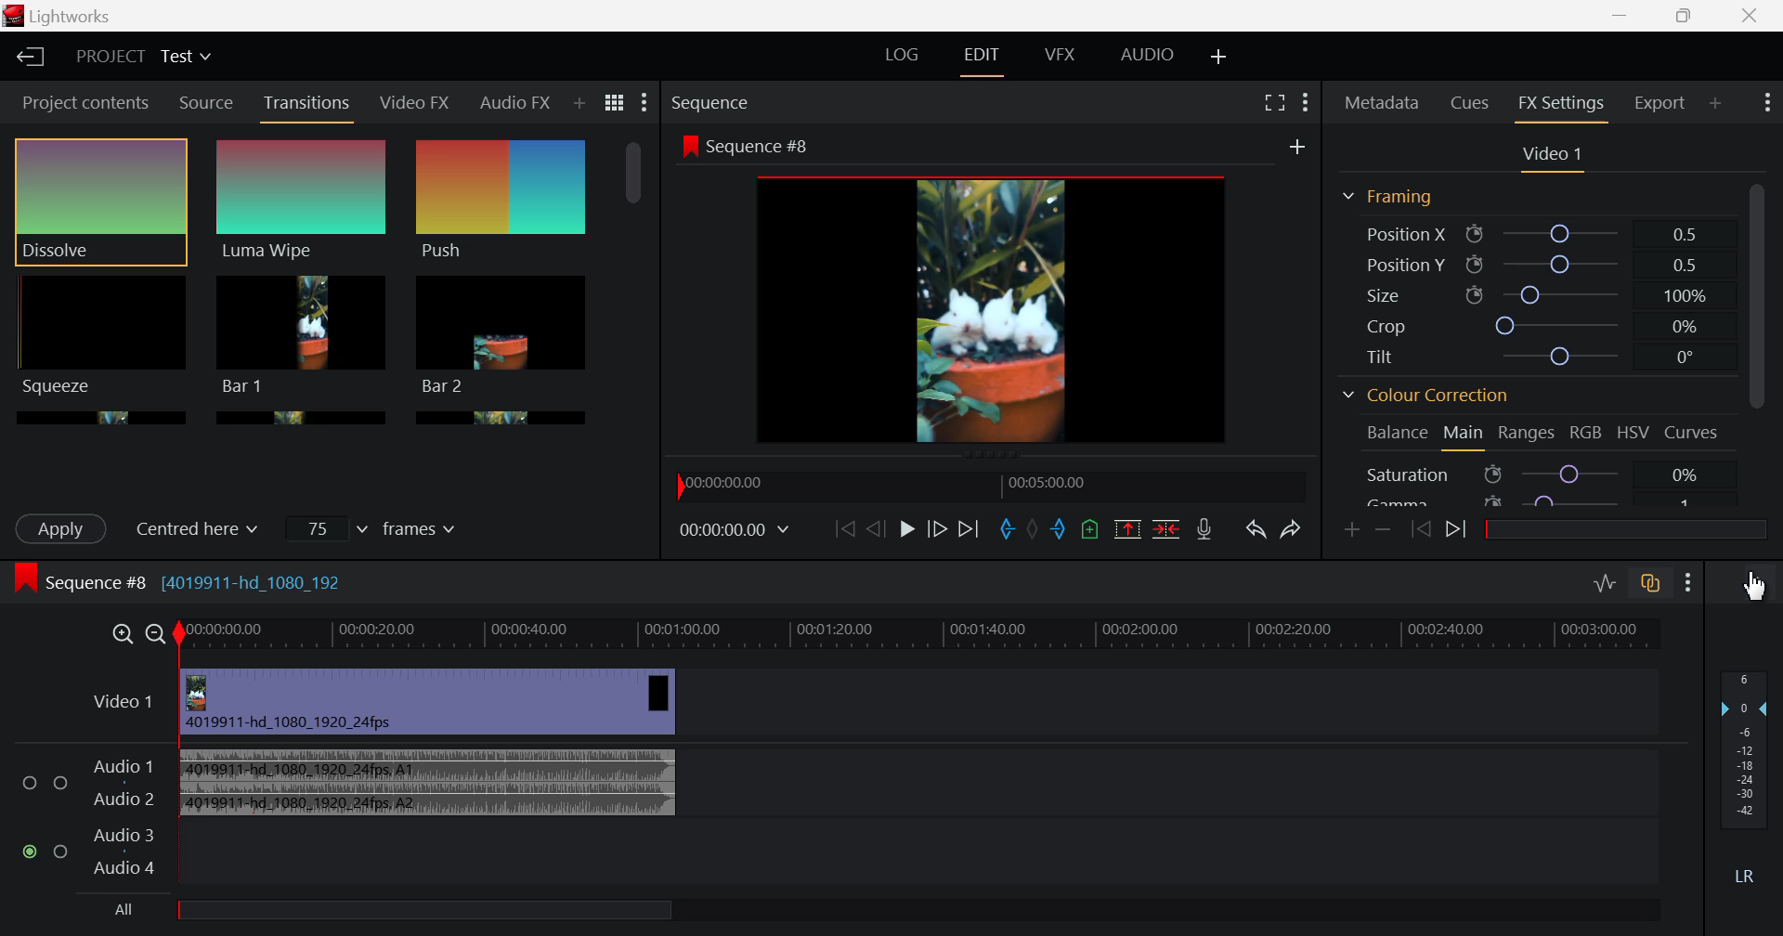  I want to click on Minimize, so click(1689, 16).